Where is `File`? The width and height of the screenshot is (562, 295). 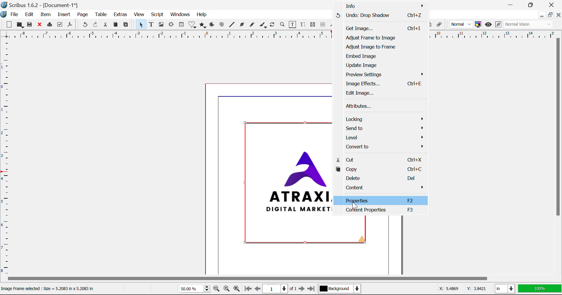 File is located at coordinates (15, 15).